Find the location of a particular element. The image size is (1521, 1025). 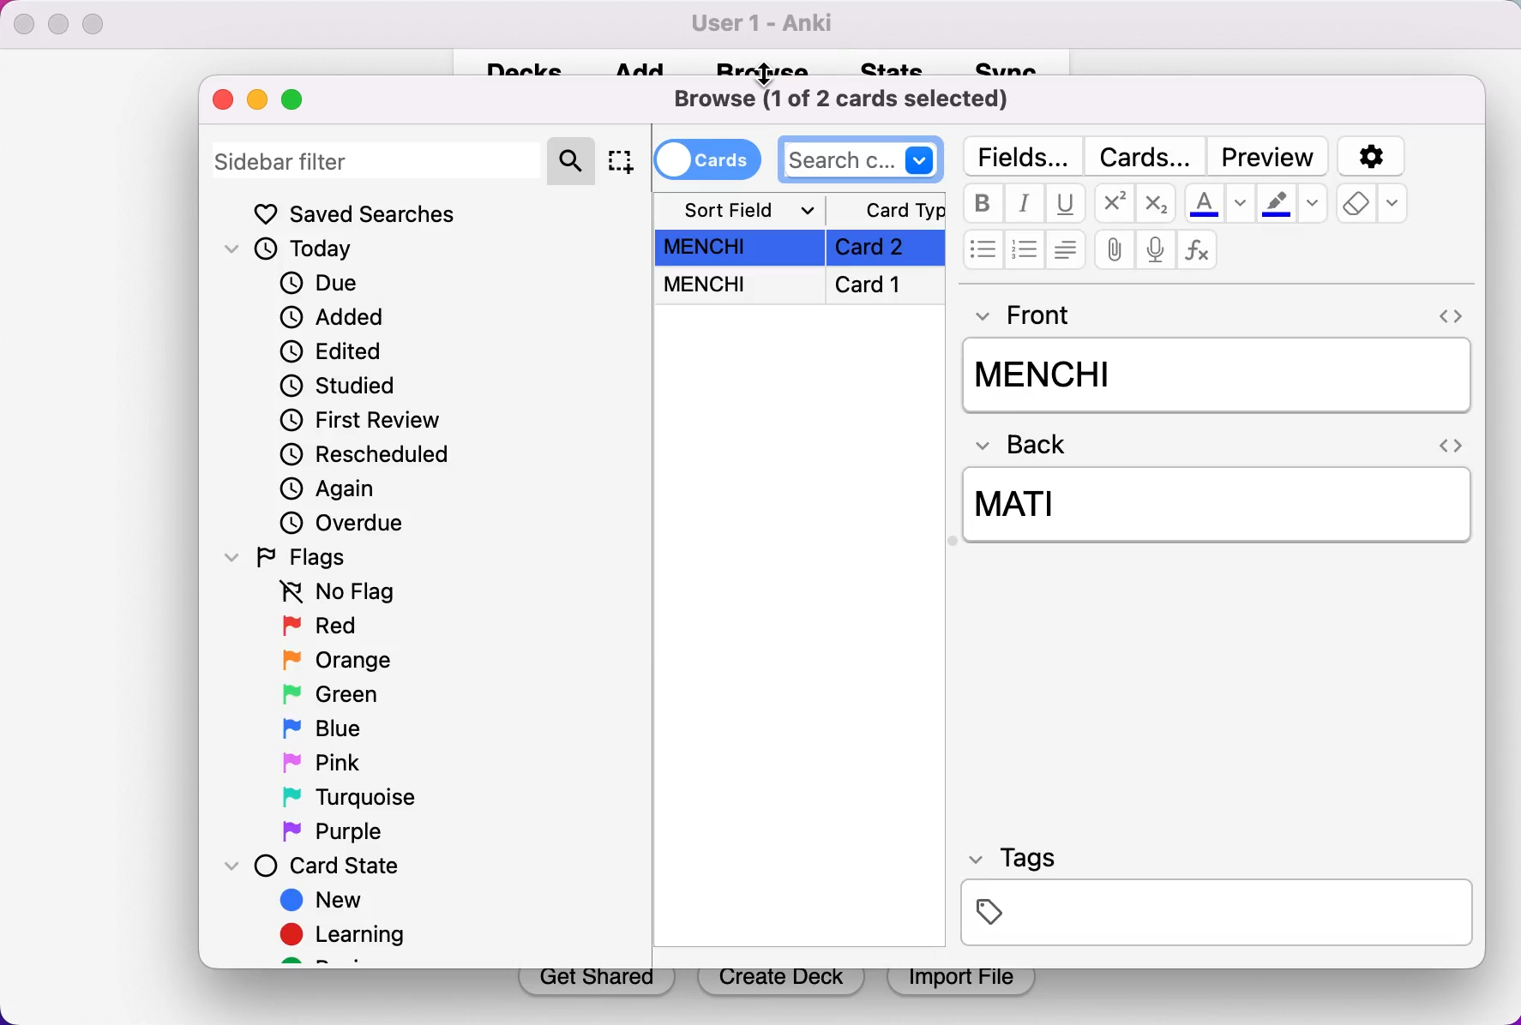

learning is located at coordinates (352, 938).